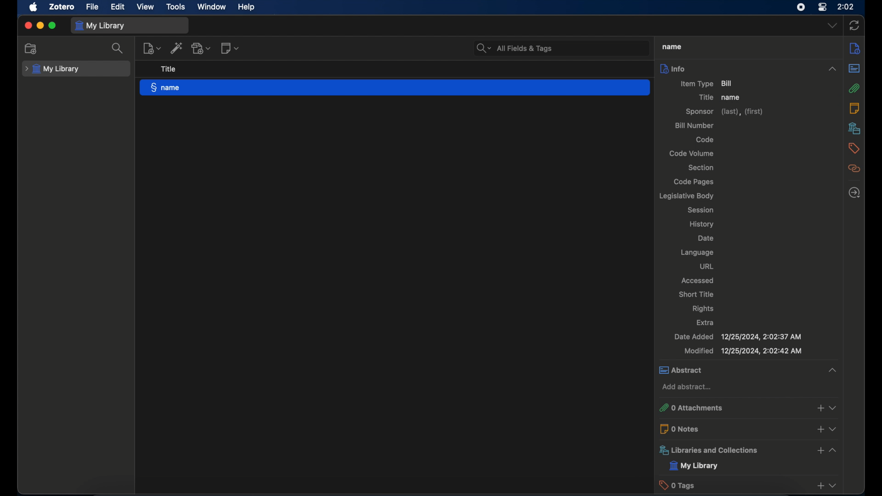 The height and width of the screenshot is (496, 882). I want to click on modified, so click(744, 351).